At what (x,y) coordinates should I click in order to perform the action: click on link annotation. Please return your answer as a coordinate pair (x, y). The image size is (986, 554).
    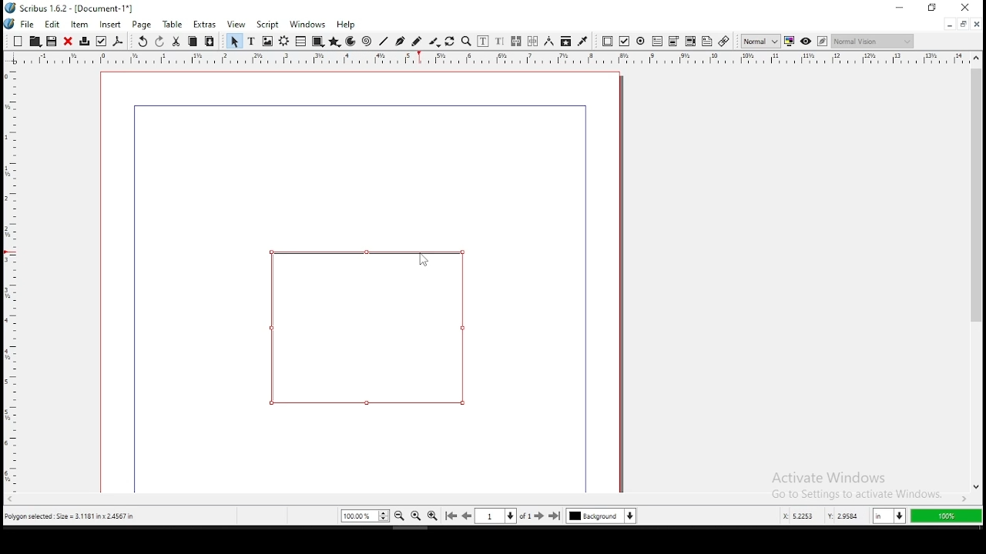
    Looking at the image, I should click on (723, 41).